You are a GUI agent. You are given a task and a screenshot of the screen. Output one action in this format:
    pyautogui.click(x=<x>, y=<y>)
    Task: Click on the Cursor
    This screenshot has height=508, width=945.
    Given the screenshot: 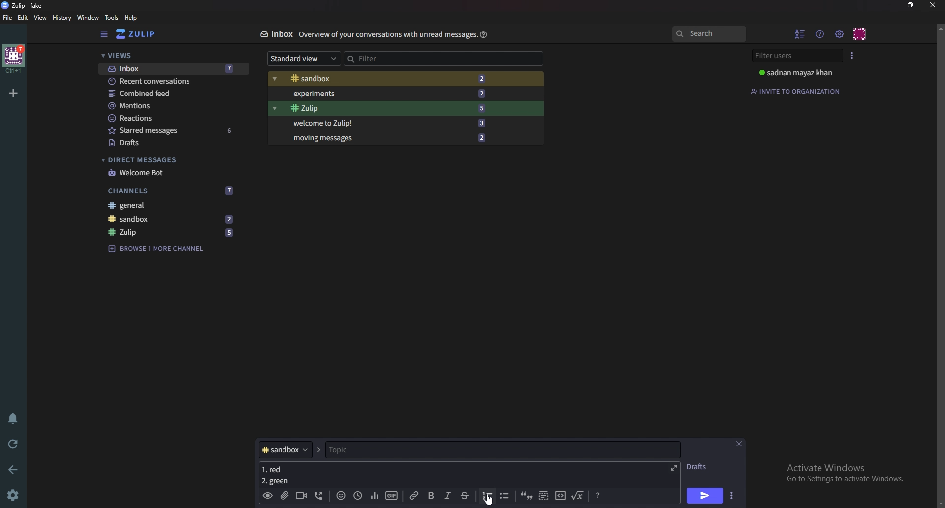 What is the action you would take?
    pyautogui.click(x=490, y=500)
    